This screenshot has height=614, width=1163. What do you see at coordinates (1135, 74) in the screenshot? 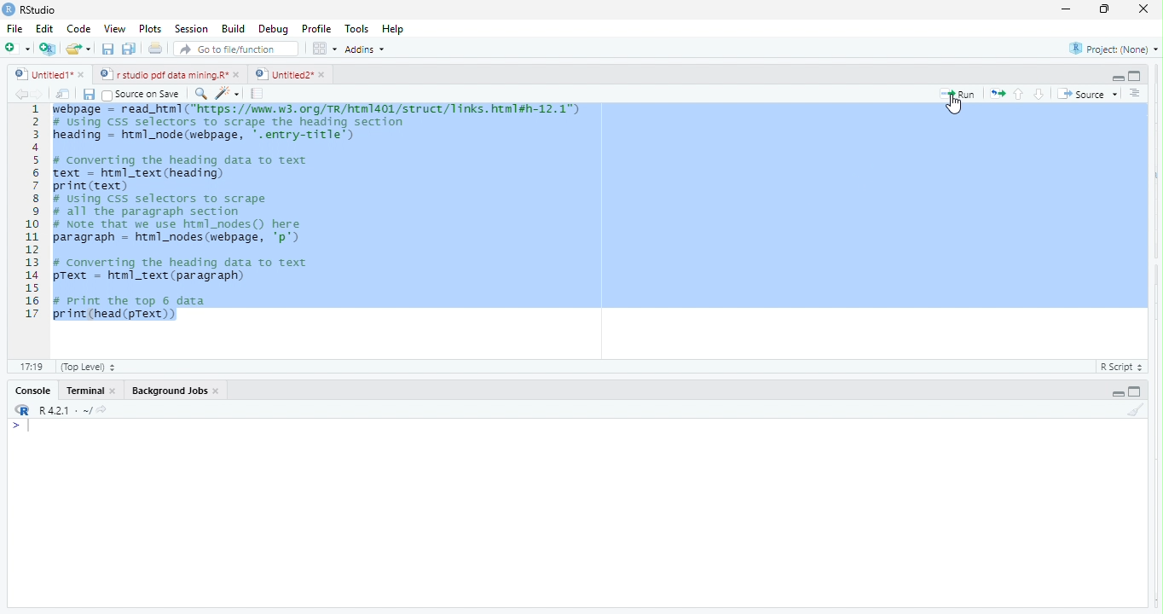
I see `hide console` at bounding box center [1135, 74].